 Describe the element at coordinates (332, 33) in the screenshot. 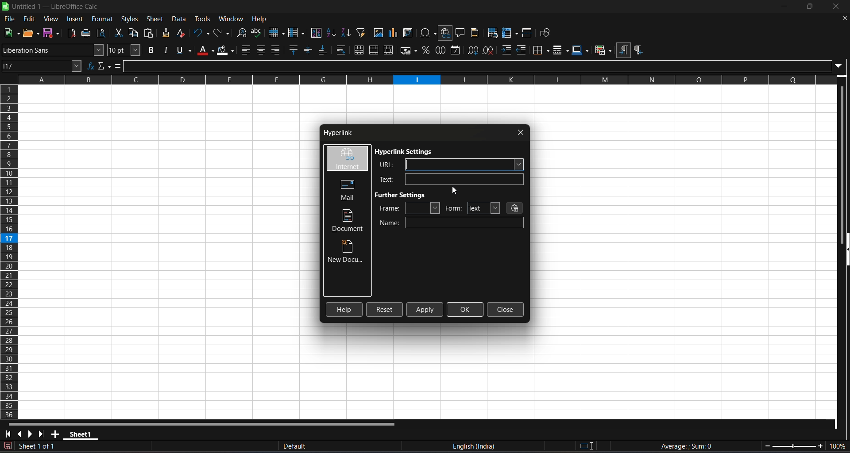

I see `sort ascending` at that location.